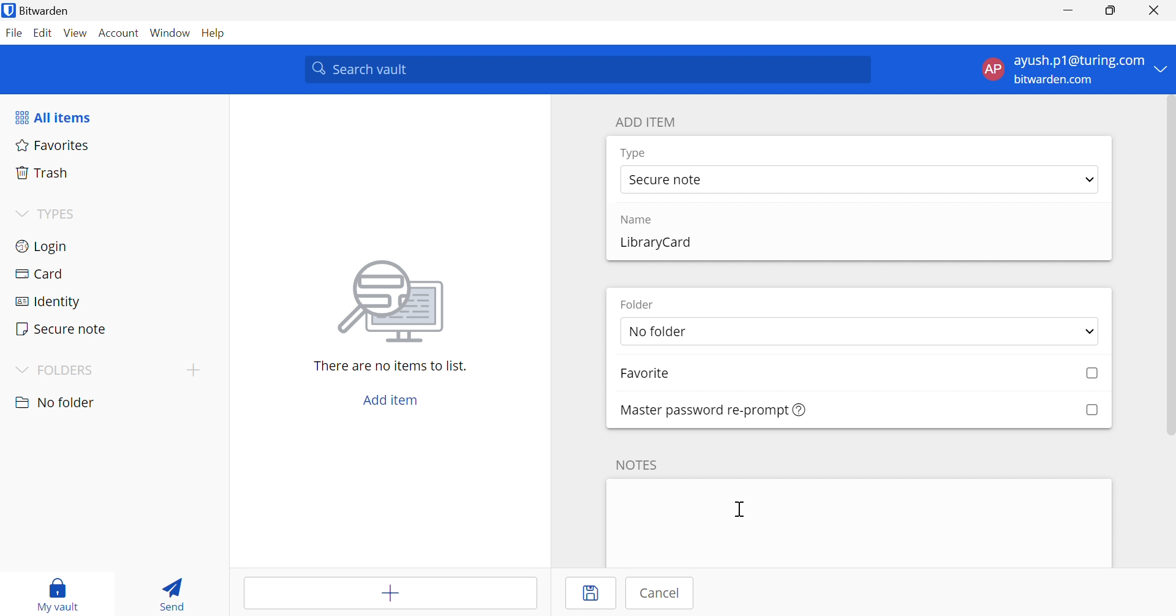  Describe the element at coordinates (171, 32) in the screenshot. I see `Window` at that location.